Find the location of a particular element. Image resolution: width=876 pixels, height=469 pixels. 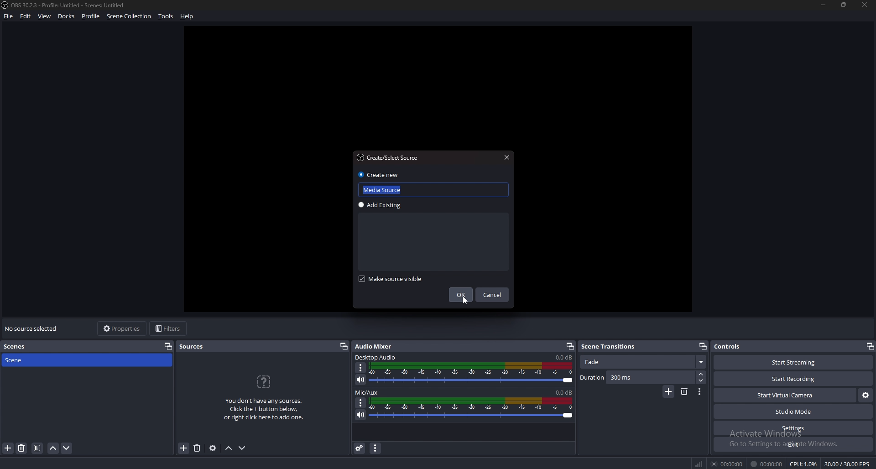

Profile is located at coordinates (90, 16).